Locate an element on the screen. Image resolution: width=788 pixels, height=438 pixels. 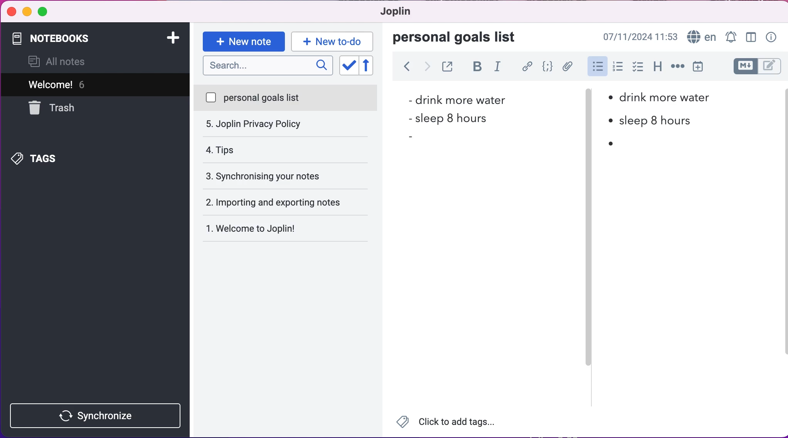
Welcome to Joplin! is located at coordinates (256, 228).